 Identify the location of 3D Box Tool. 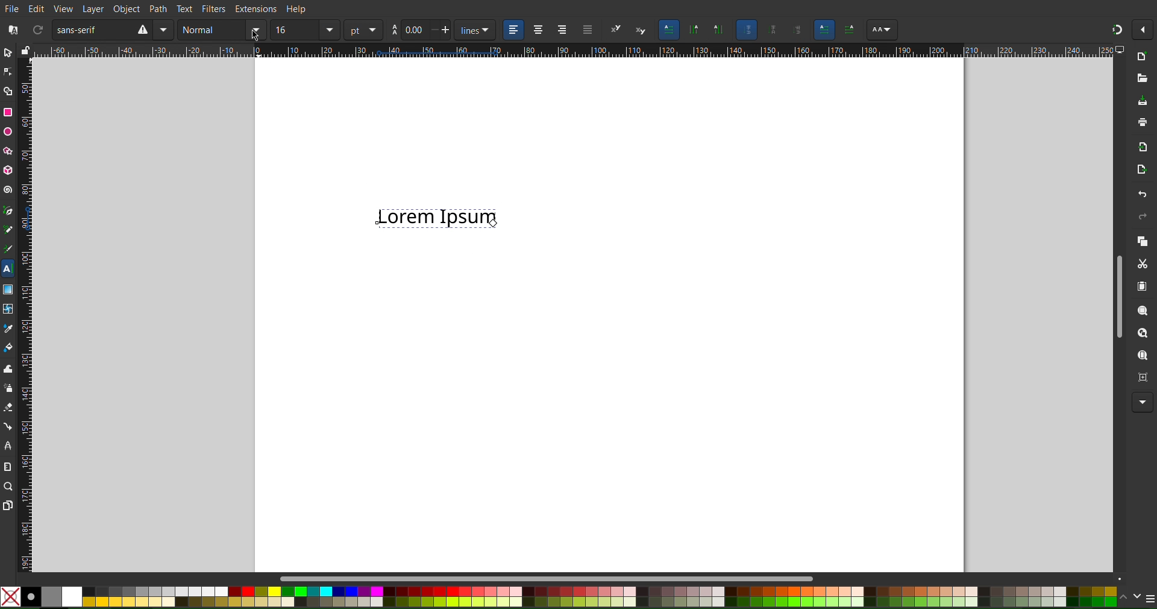
(8, 169).